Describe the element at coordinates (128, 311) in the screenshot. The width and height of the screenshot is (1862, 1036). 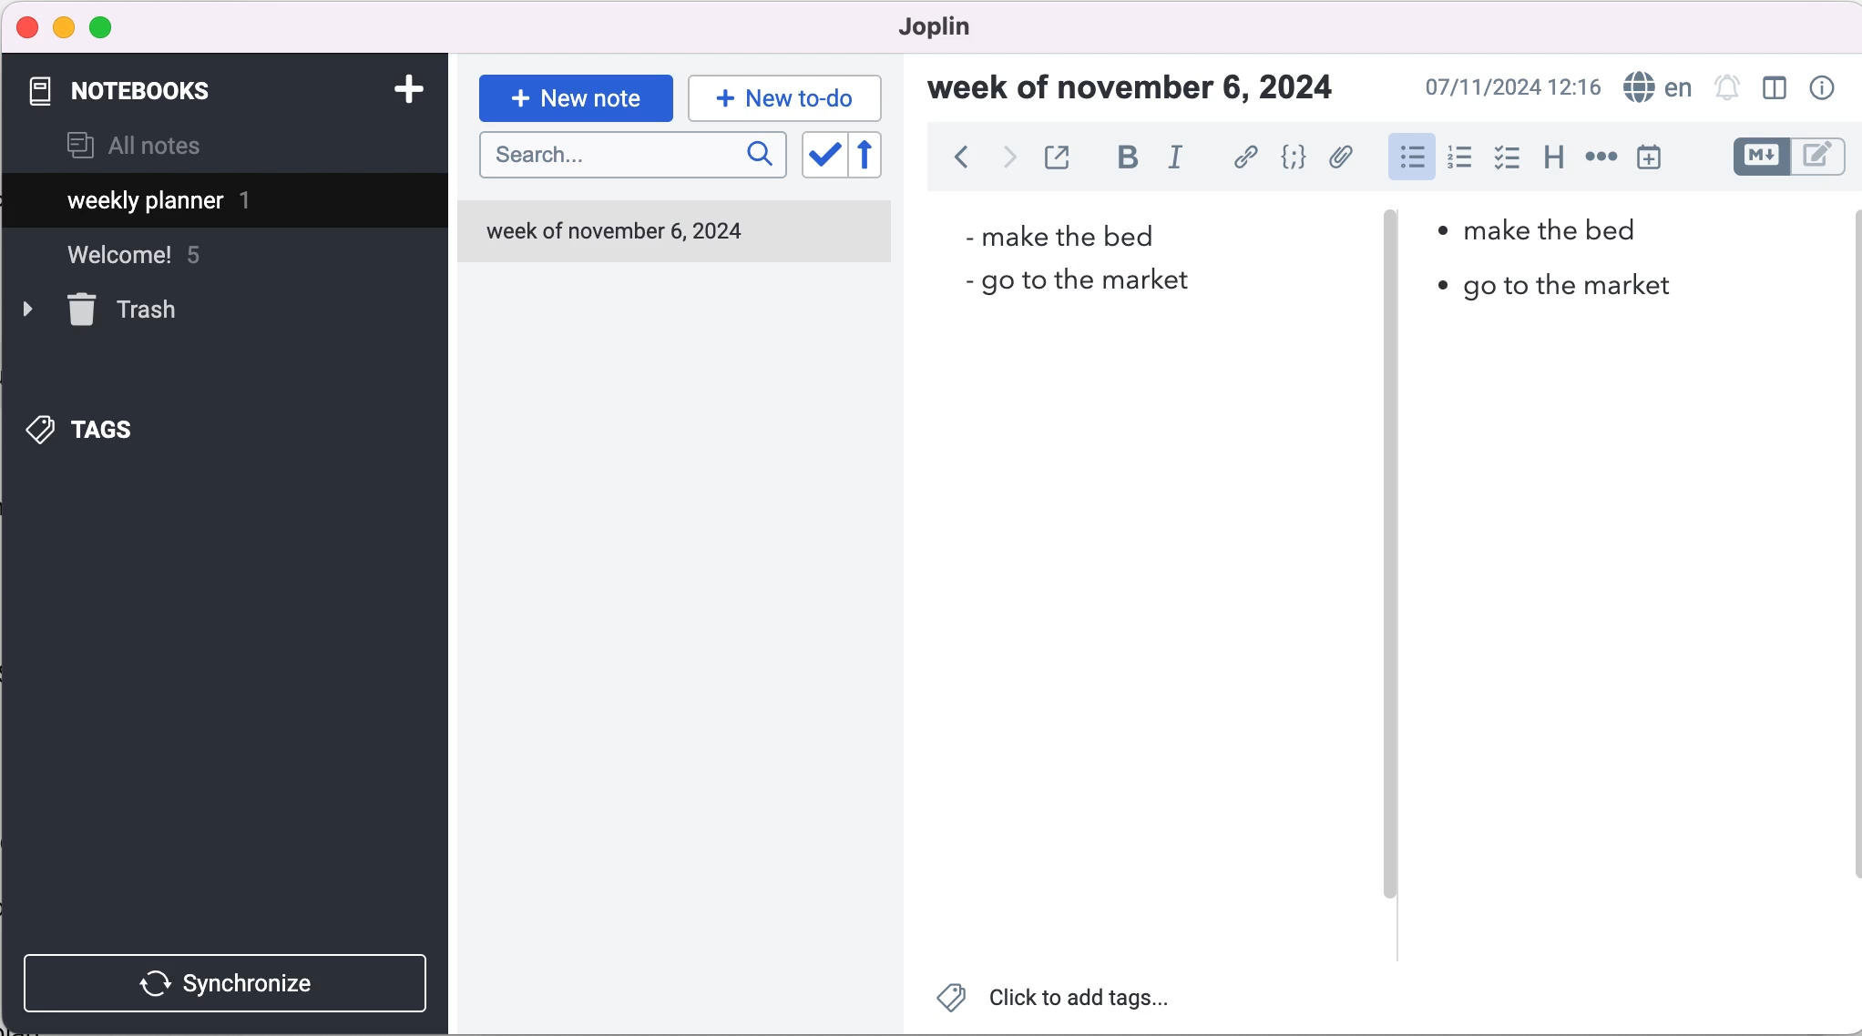
I see `trash` at that location.